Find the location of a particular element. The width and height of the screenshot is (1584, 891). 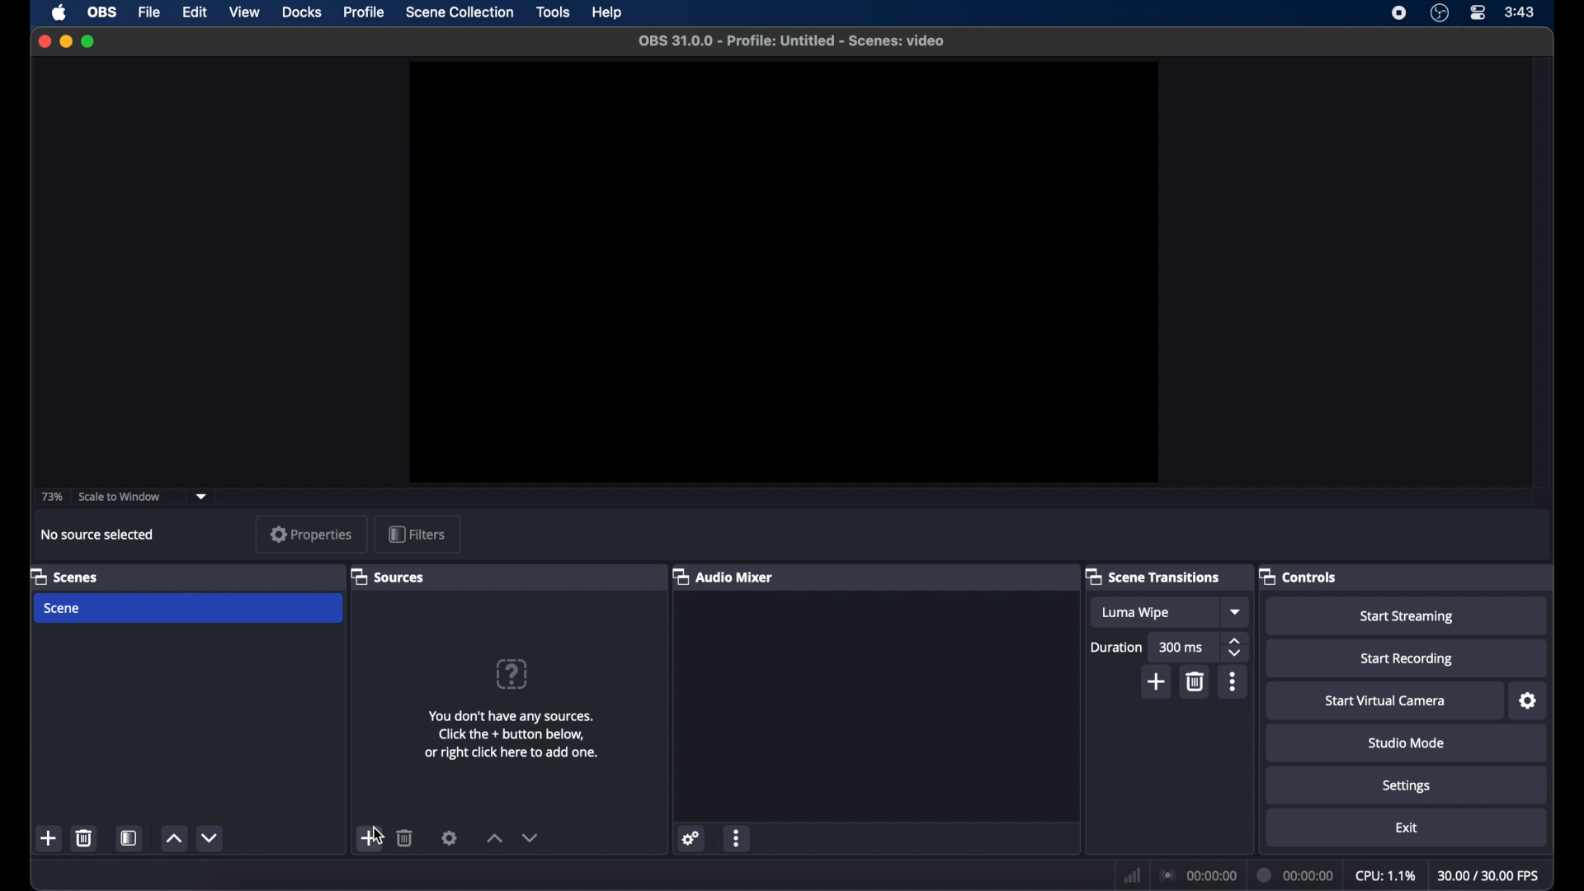

edit is located at coordinates (194, 12).